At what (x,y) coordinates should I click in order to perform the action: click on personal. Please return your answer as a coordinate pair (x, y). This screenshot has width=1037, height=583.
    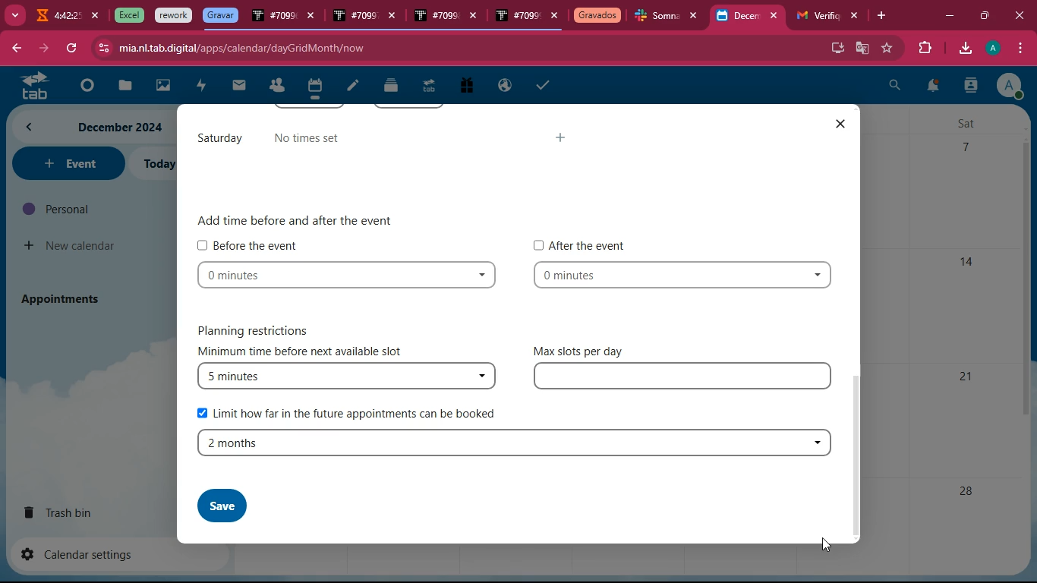
    Looking at the image, I should click on (88, 209).